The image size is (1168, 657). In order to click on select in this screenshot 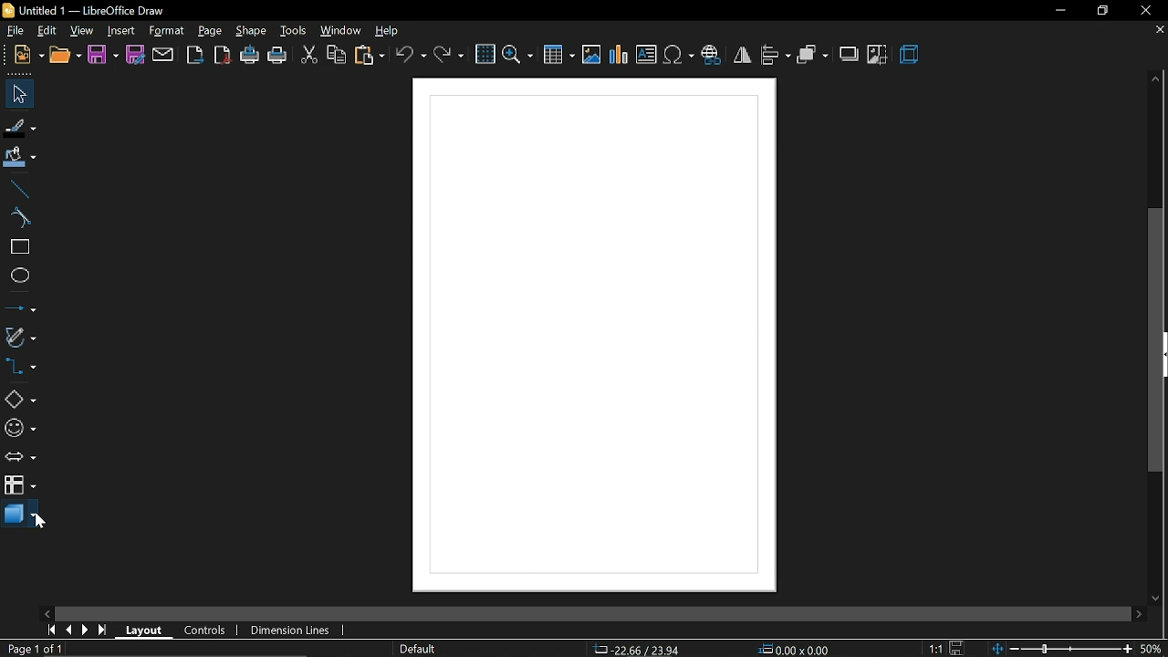, I will do `click(16, 93)`.